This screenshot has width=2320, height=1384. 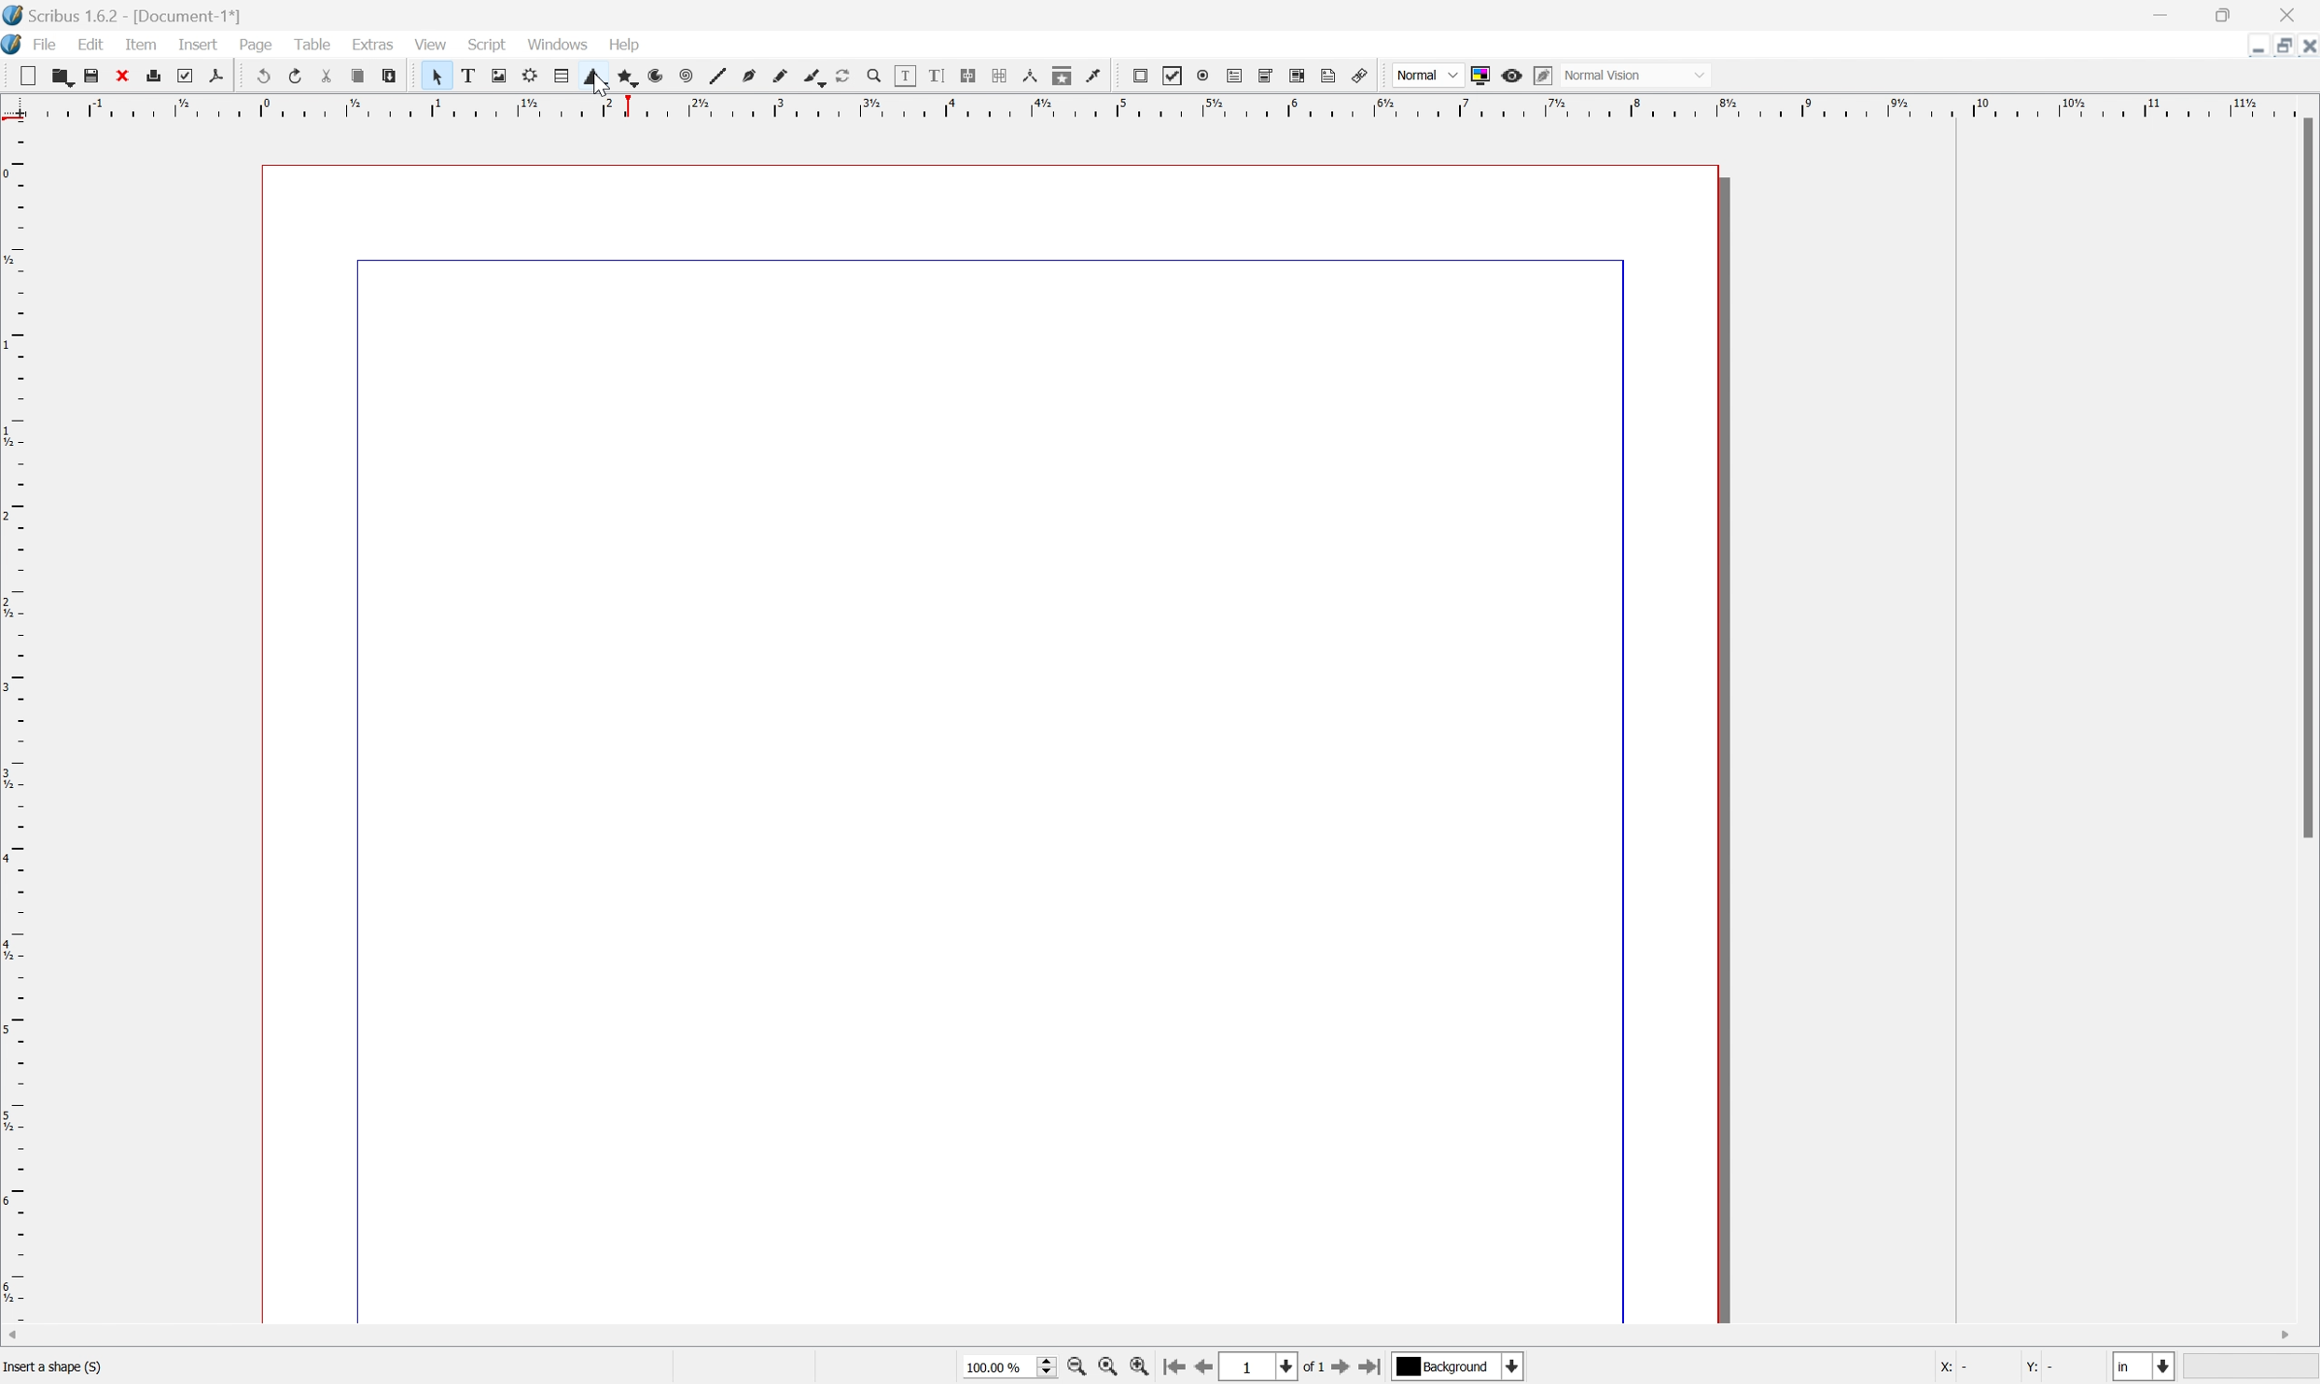 What do you see at coordinates (1063, 77) in the screenshot?
I see `Copy item properties` at bounding box center [1063, 77].